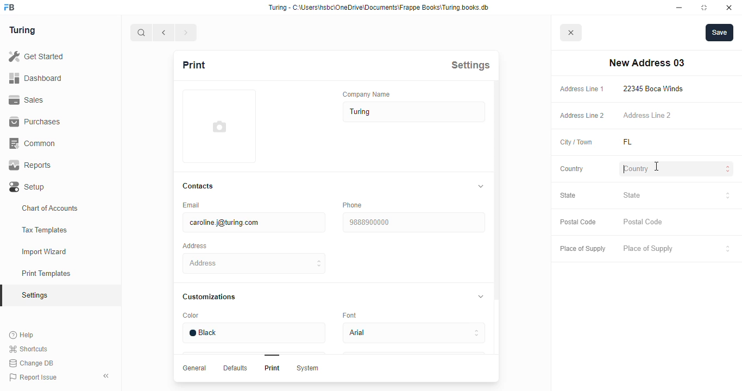 This screenshot has height=391, width=742. What do you see at coordinates (31, 363) in the screenshot?
I see `change DB` at bounding box center [31, 363].